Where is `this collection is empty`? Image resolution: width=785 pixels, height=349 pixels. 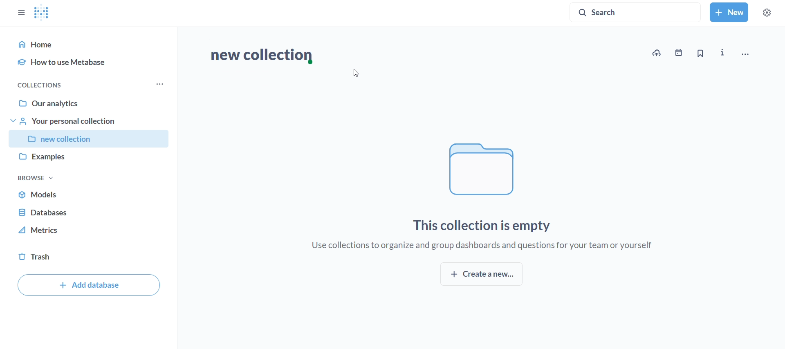
this collection is empty is located at coordinates (484, 225).